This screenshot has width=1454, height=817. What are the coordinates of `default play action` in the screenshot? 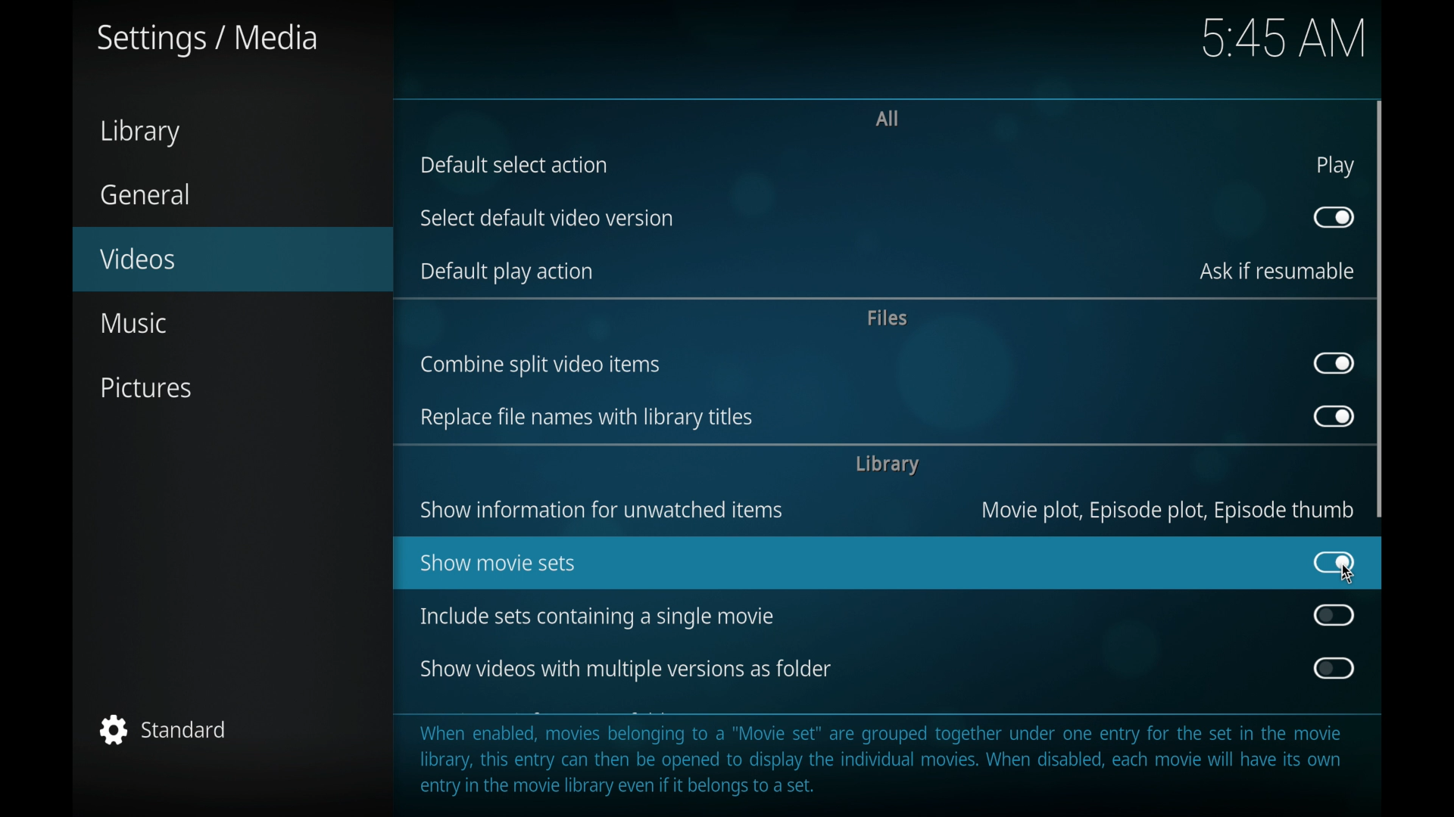 It's located at (505, 272).